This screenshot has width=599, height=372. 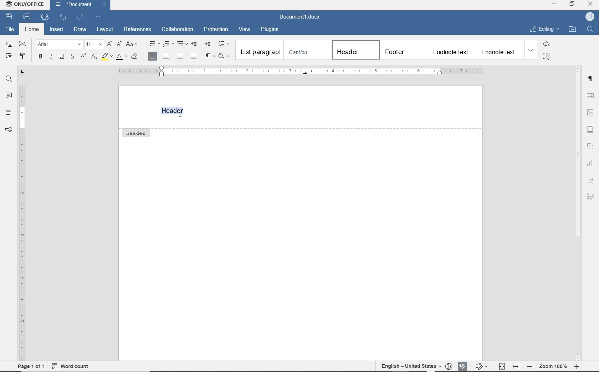 I want to click on subscript, so click(x=95, y=57).